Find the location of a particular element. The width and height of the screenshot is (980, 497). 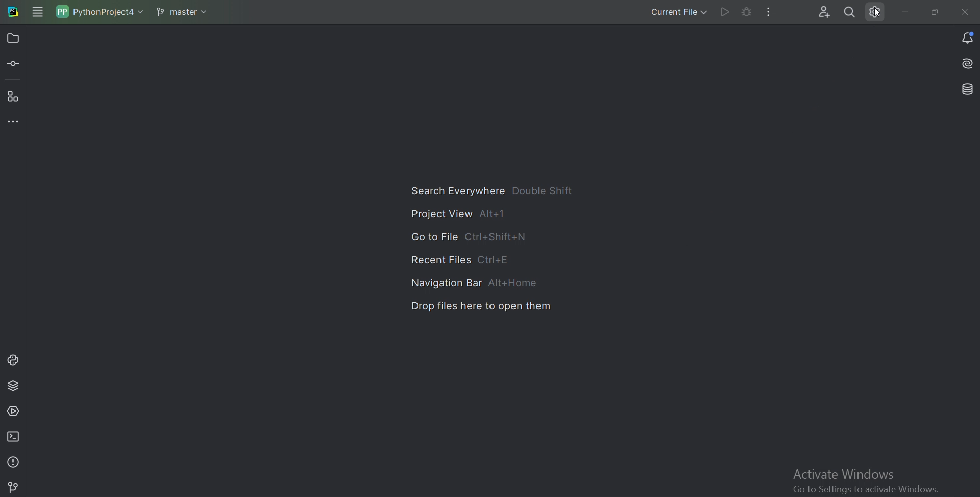

Search Everywhere double shift is located at coordinates (489, 188).